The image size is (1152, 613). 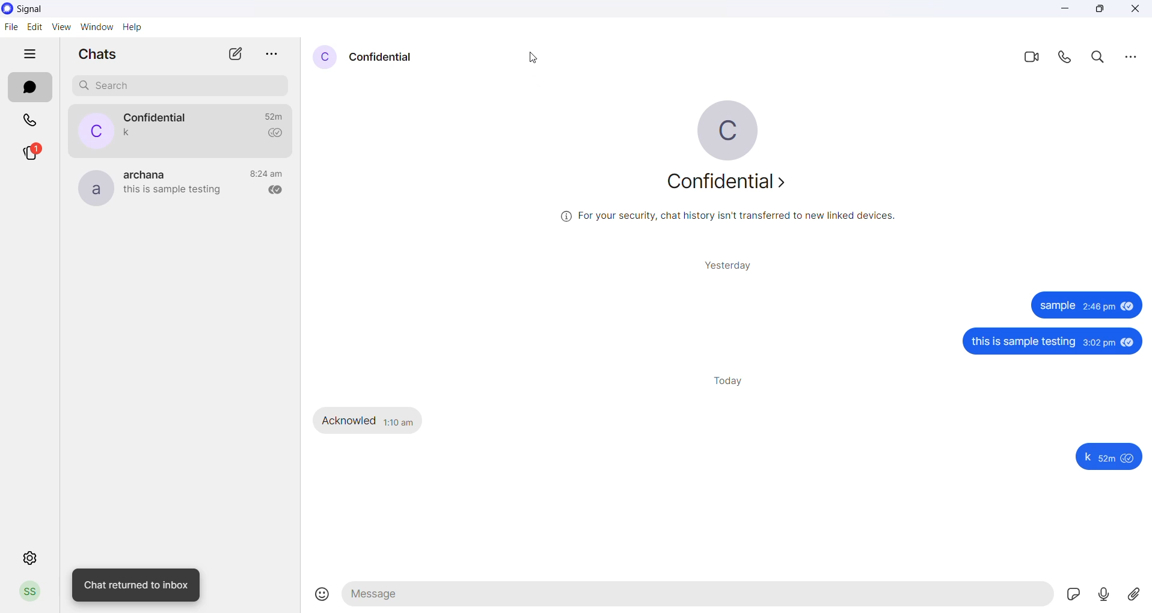 I want to click on cursor, so click(x=538, y=57).